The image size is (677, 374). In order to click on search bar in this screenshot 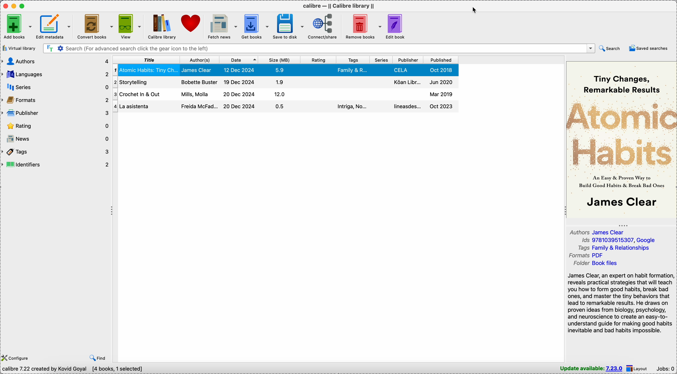, I will do `click(319, 48)`.